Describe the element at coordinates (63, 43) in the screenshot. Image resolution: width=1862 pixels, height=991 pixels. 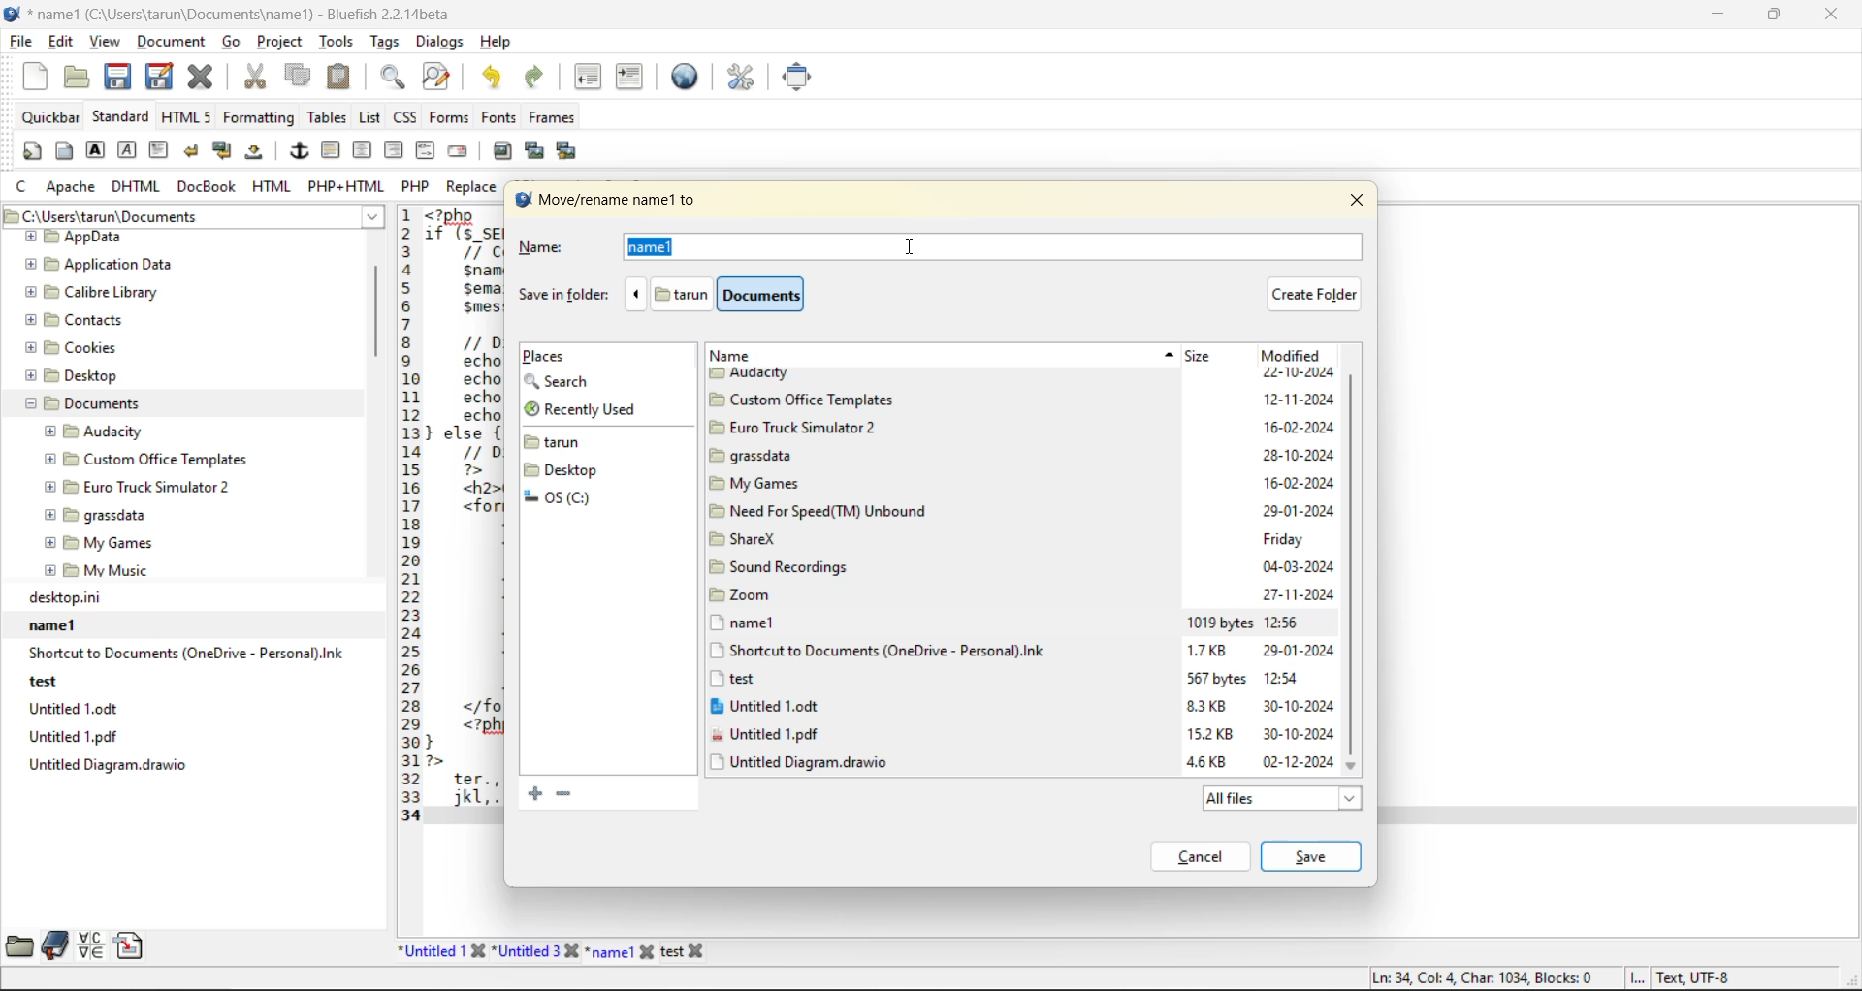
I see `edit` at that location.